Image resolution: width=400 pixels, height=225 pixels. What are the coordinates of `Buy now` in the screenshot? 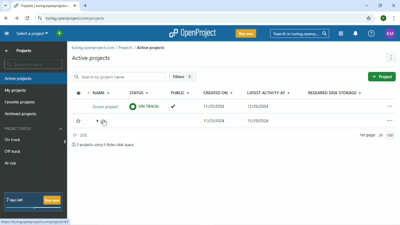 It's located at (245, 34).